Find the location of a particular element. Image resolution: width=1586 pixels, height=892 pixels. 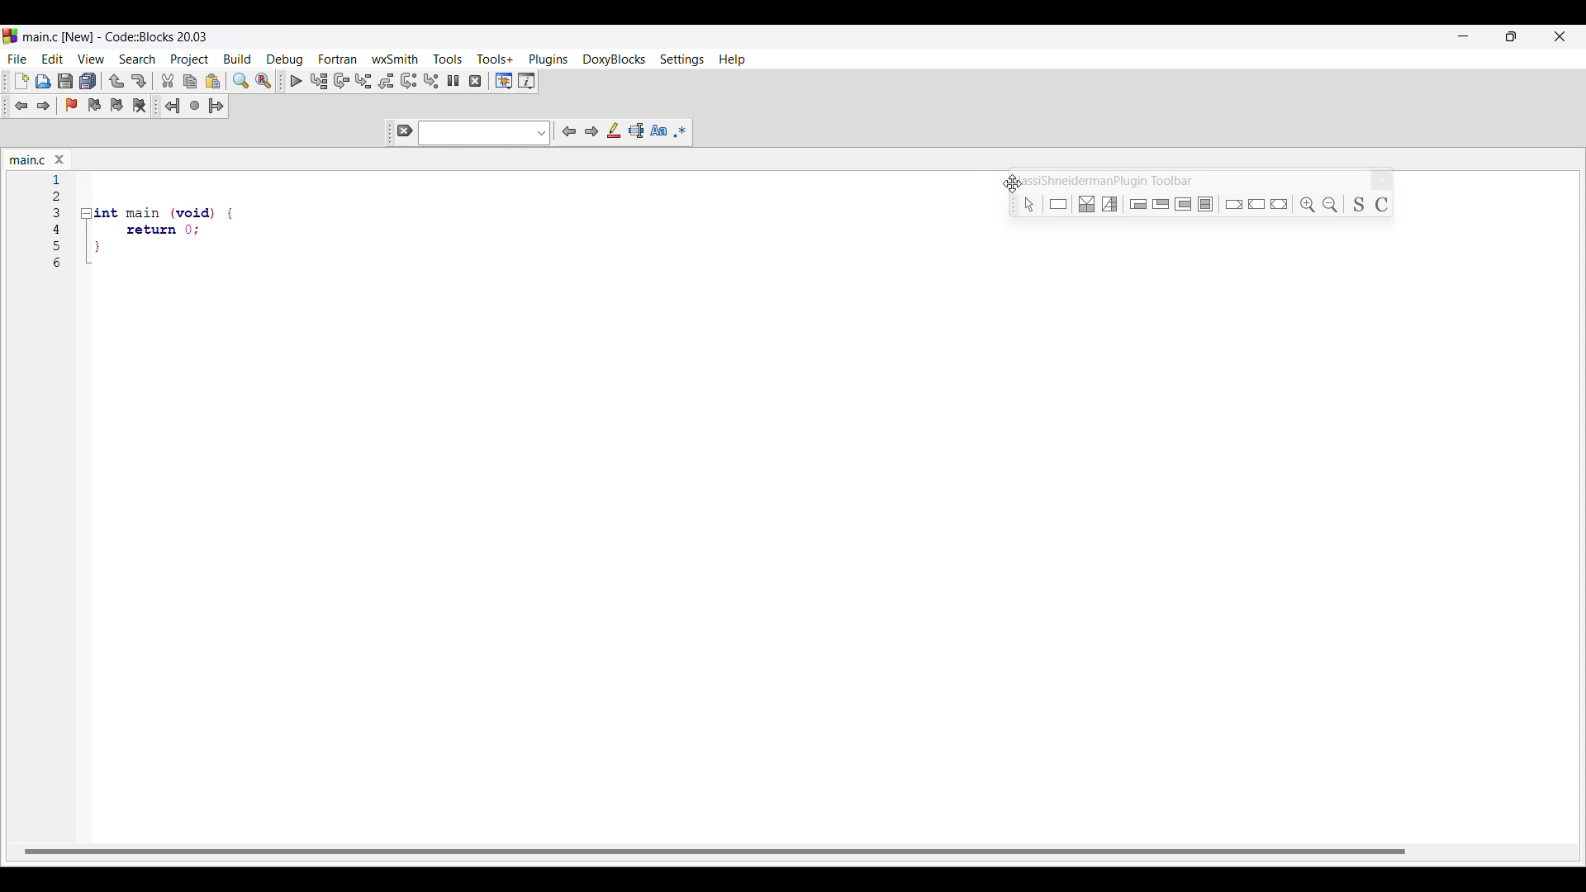

Copy is located at coordinates (190, 82).